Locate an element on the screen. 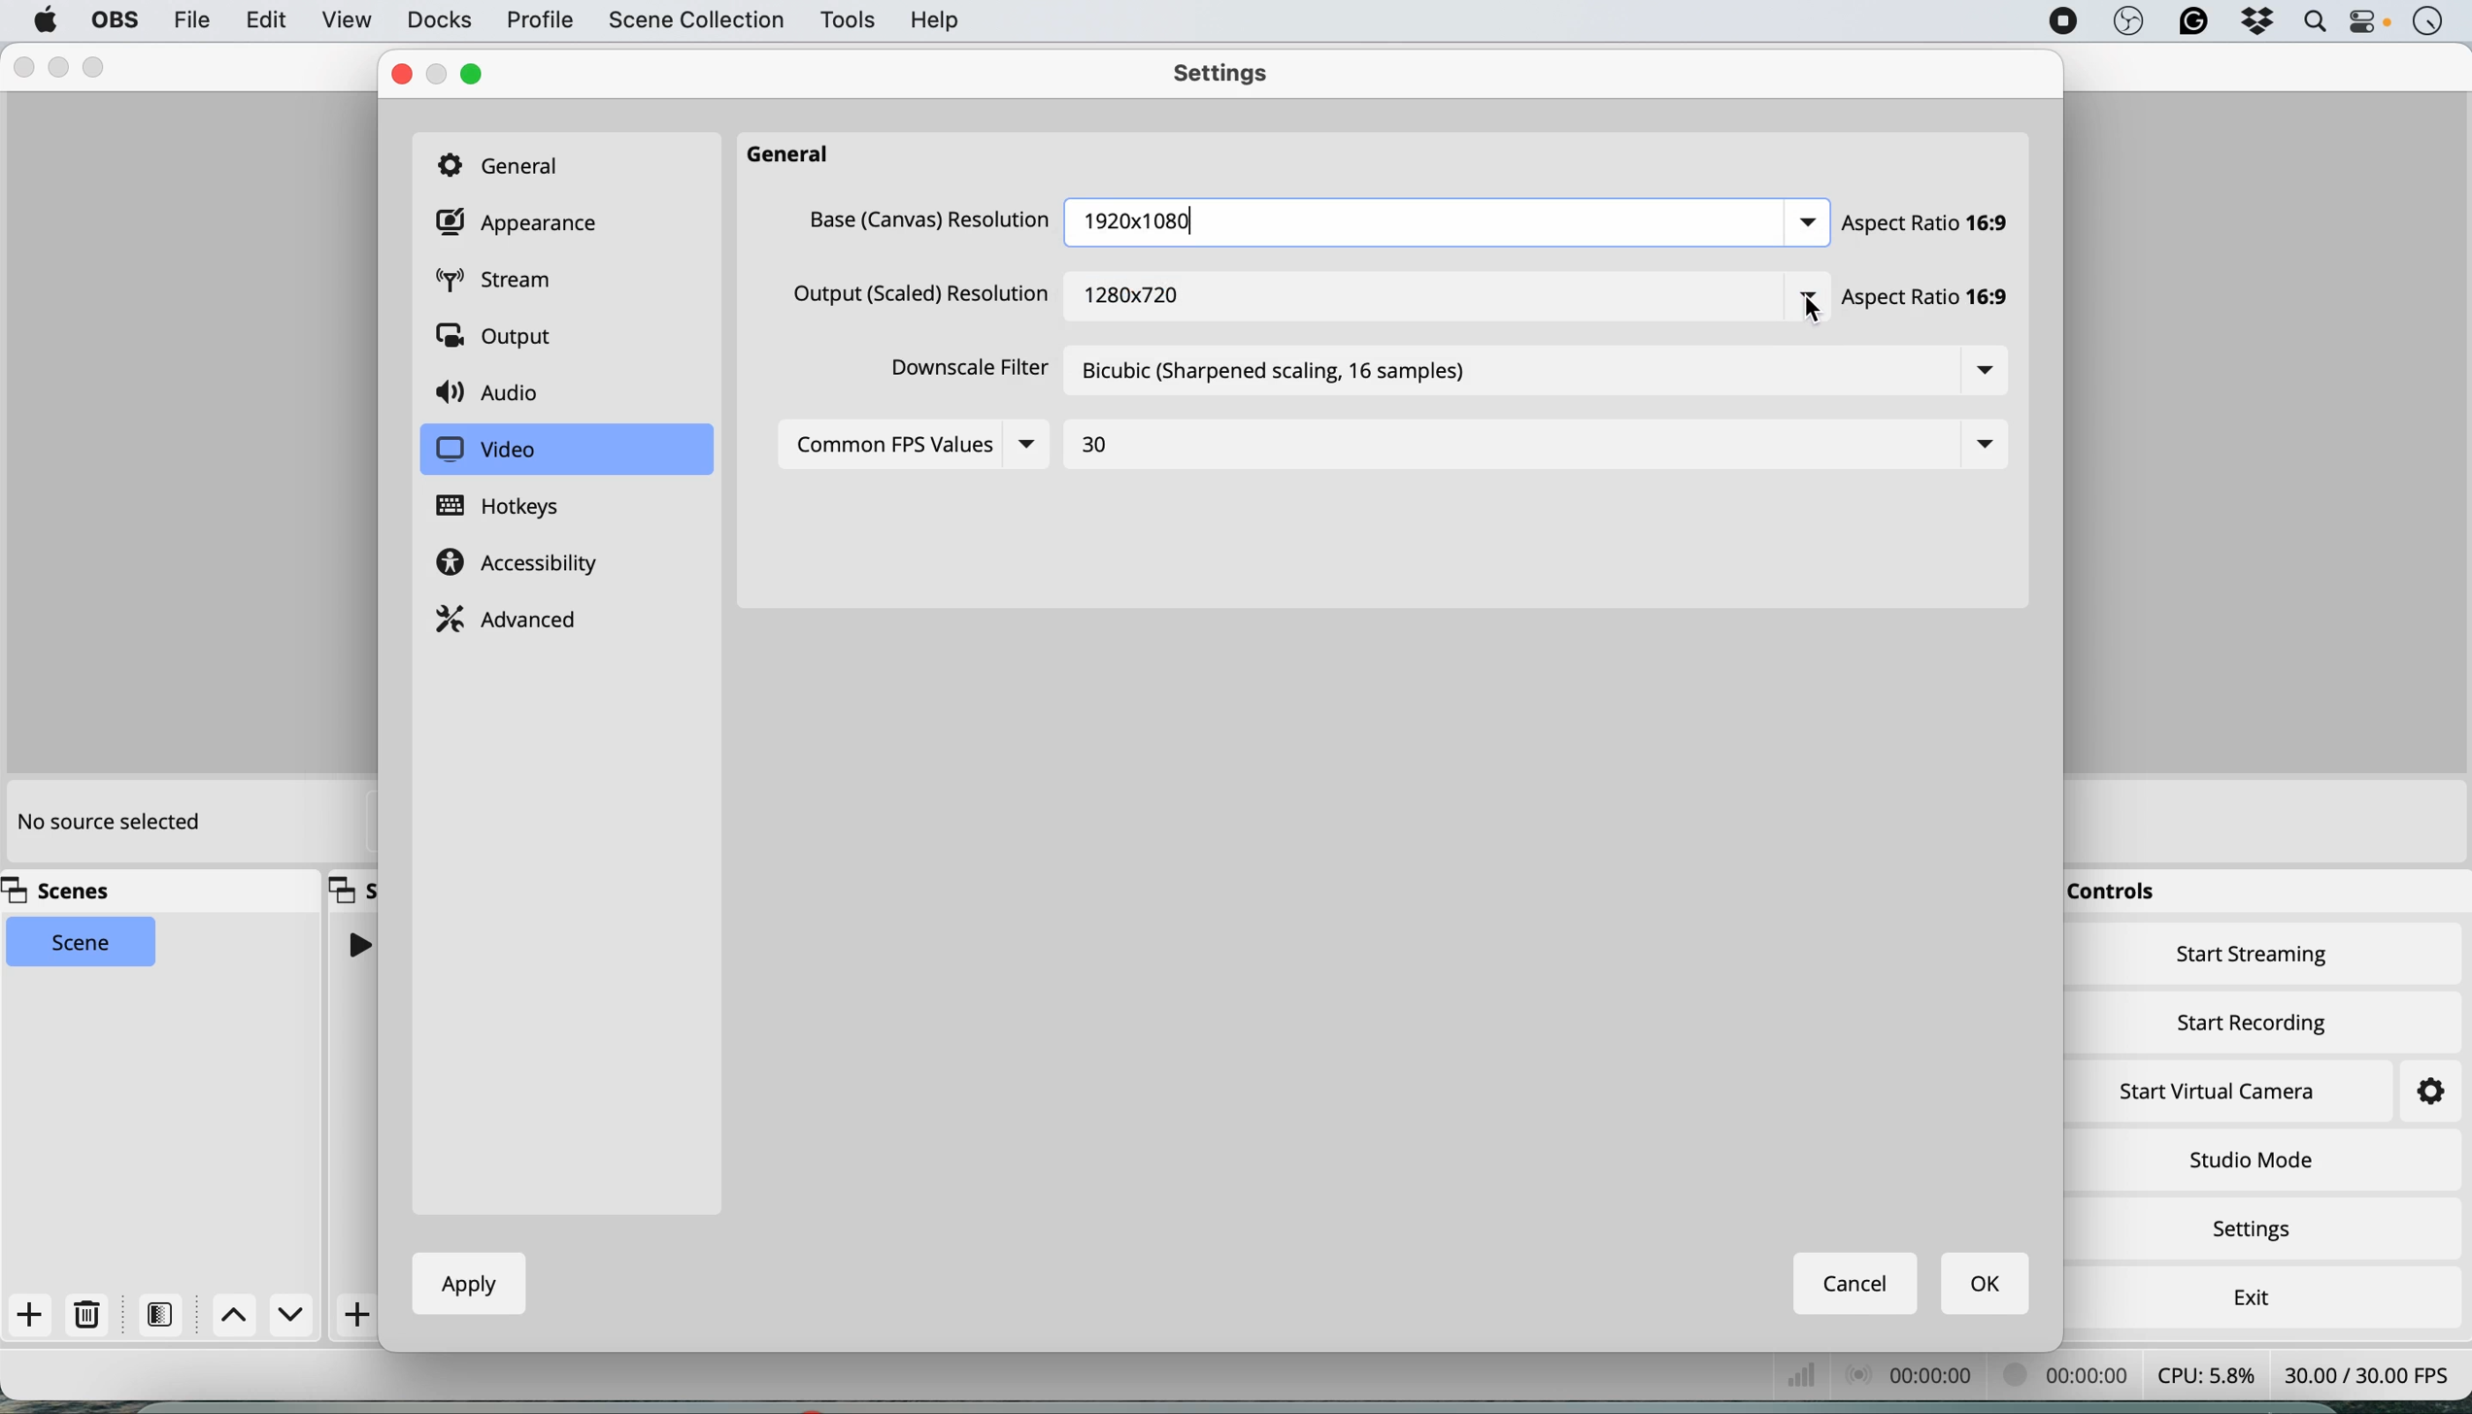 Image resolution: width=2472 pixels, height=1414 pixels. output is located at coordinates (501, 339).